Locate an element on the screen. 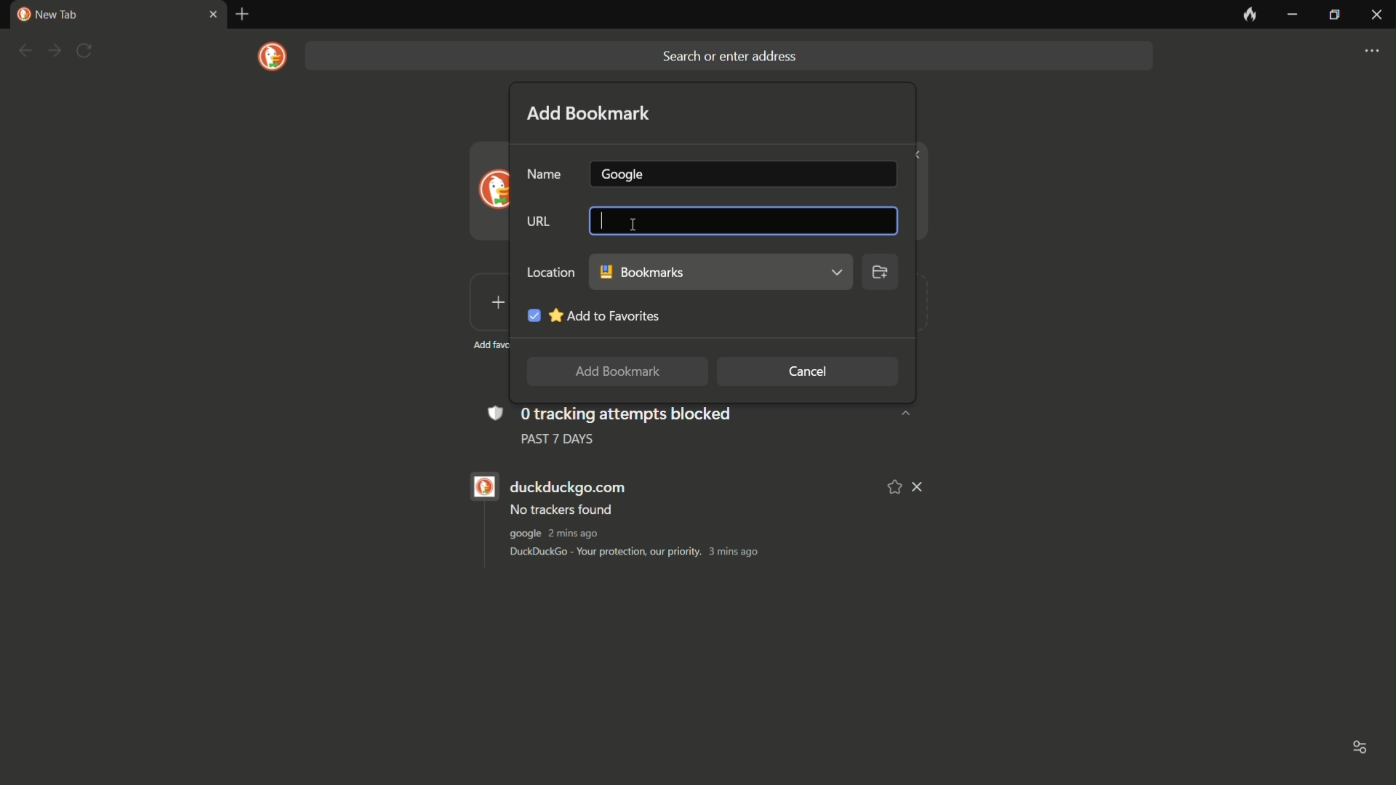 Image resolution: width=1396 pixels, height=785 pixels. remove from list is located at coordinates (919, 487).